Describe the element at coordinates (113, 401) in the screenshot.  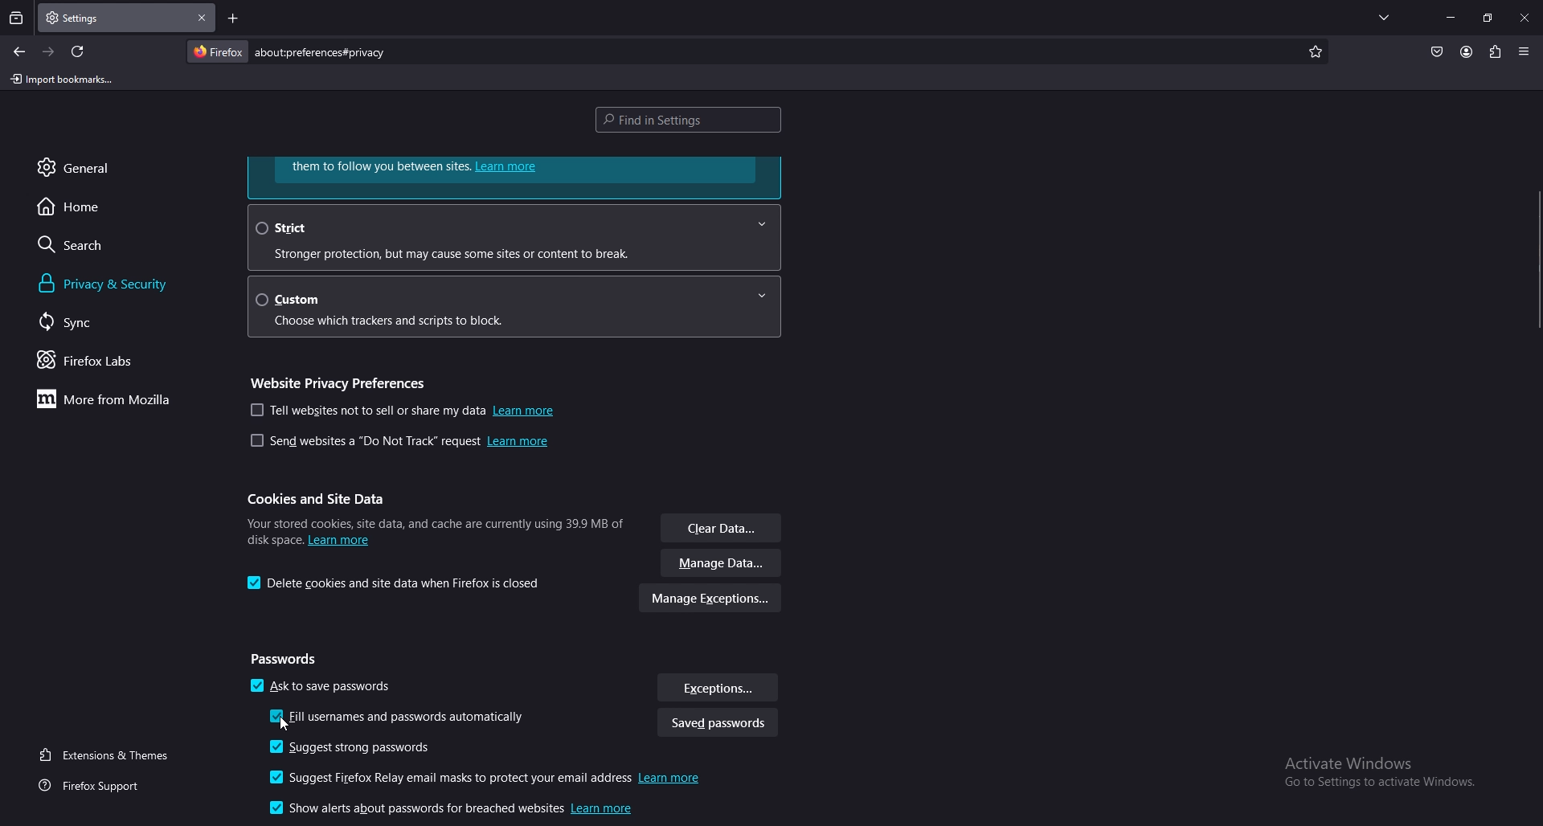
I see `more from mozilla` at that location.